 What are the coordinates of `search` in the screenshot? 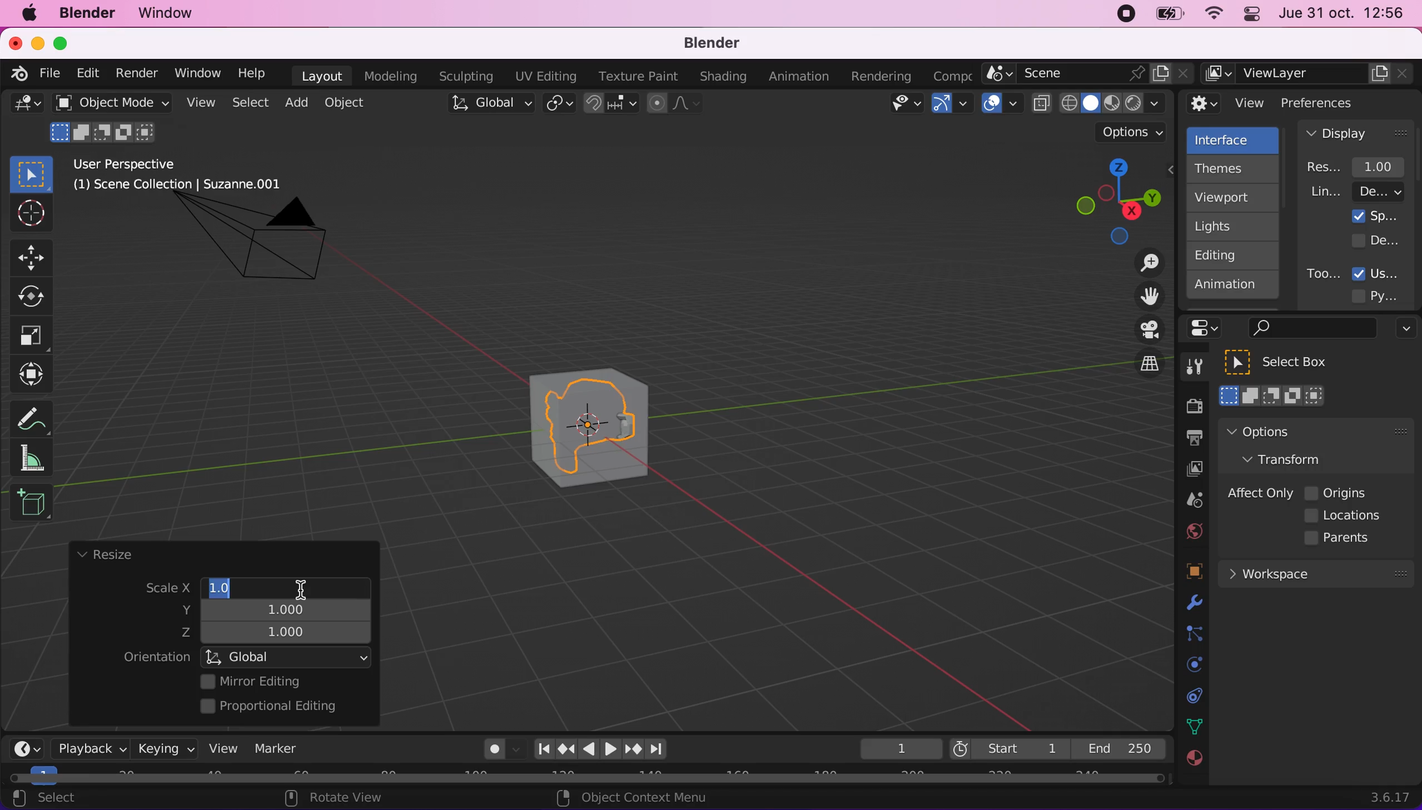 It's located at (1310, 329).